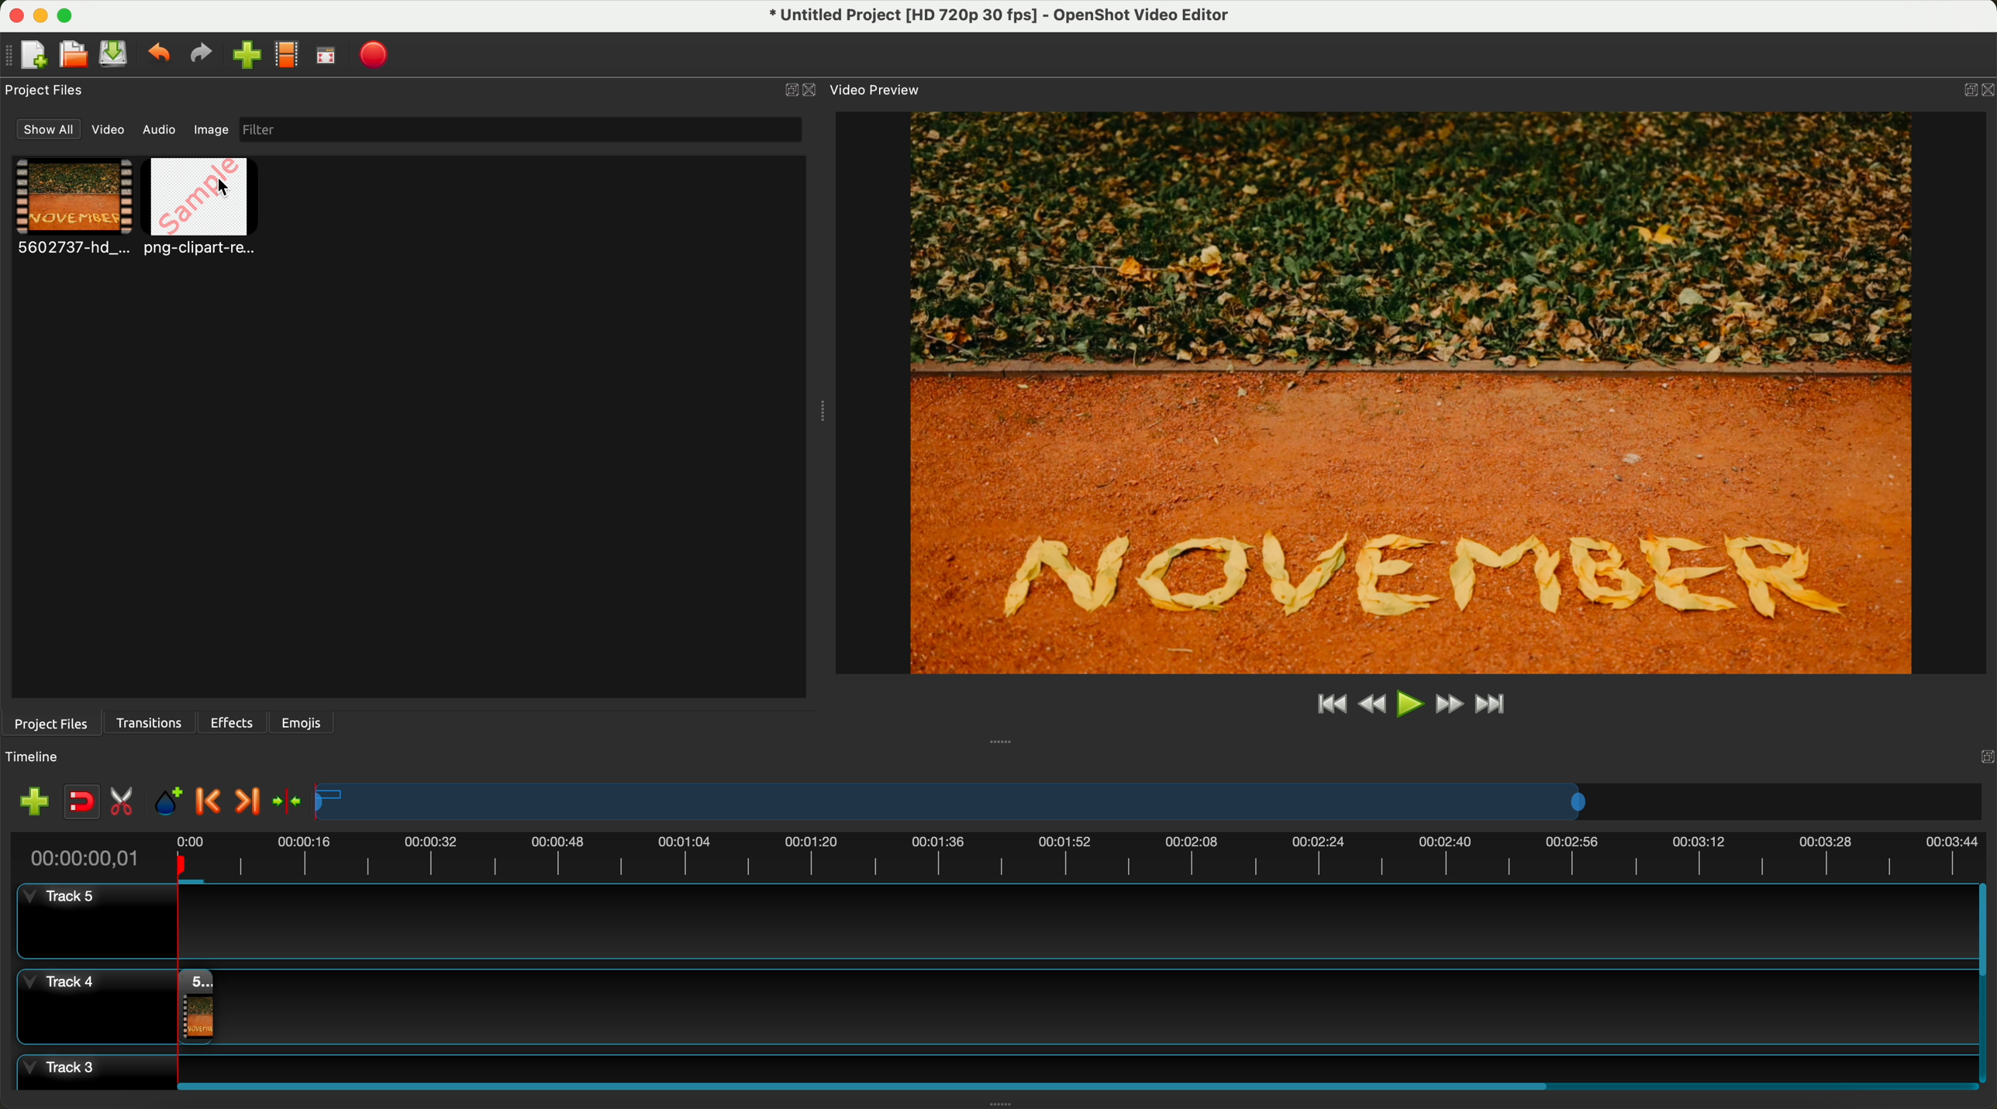 The width and height of the screenshot is (1997, 1109). Describe the element at coordinates (161, 56) in the screenshot. I see `undo` at that location.